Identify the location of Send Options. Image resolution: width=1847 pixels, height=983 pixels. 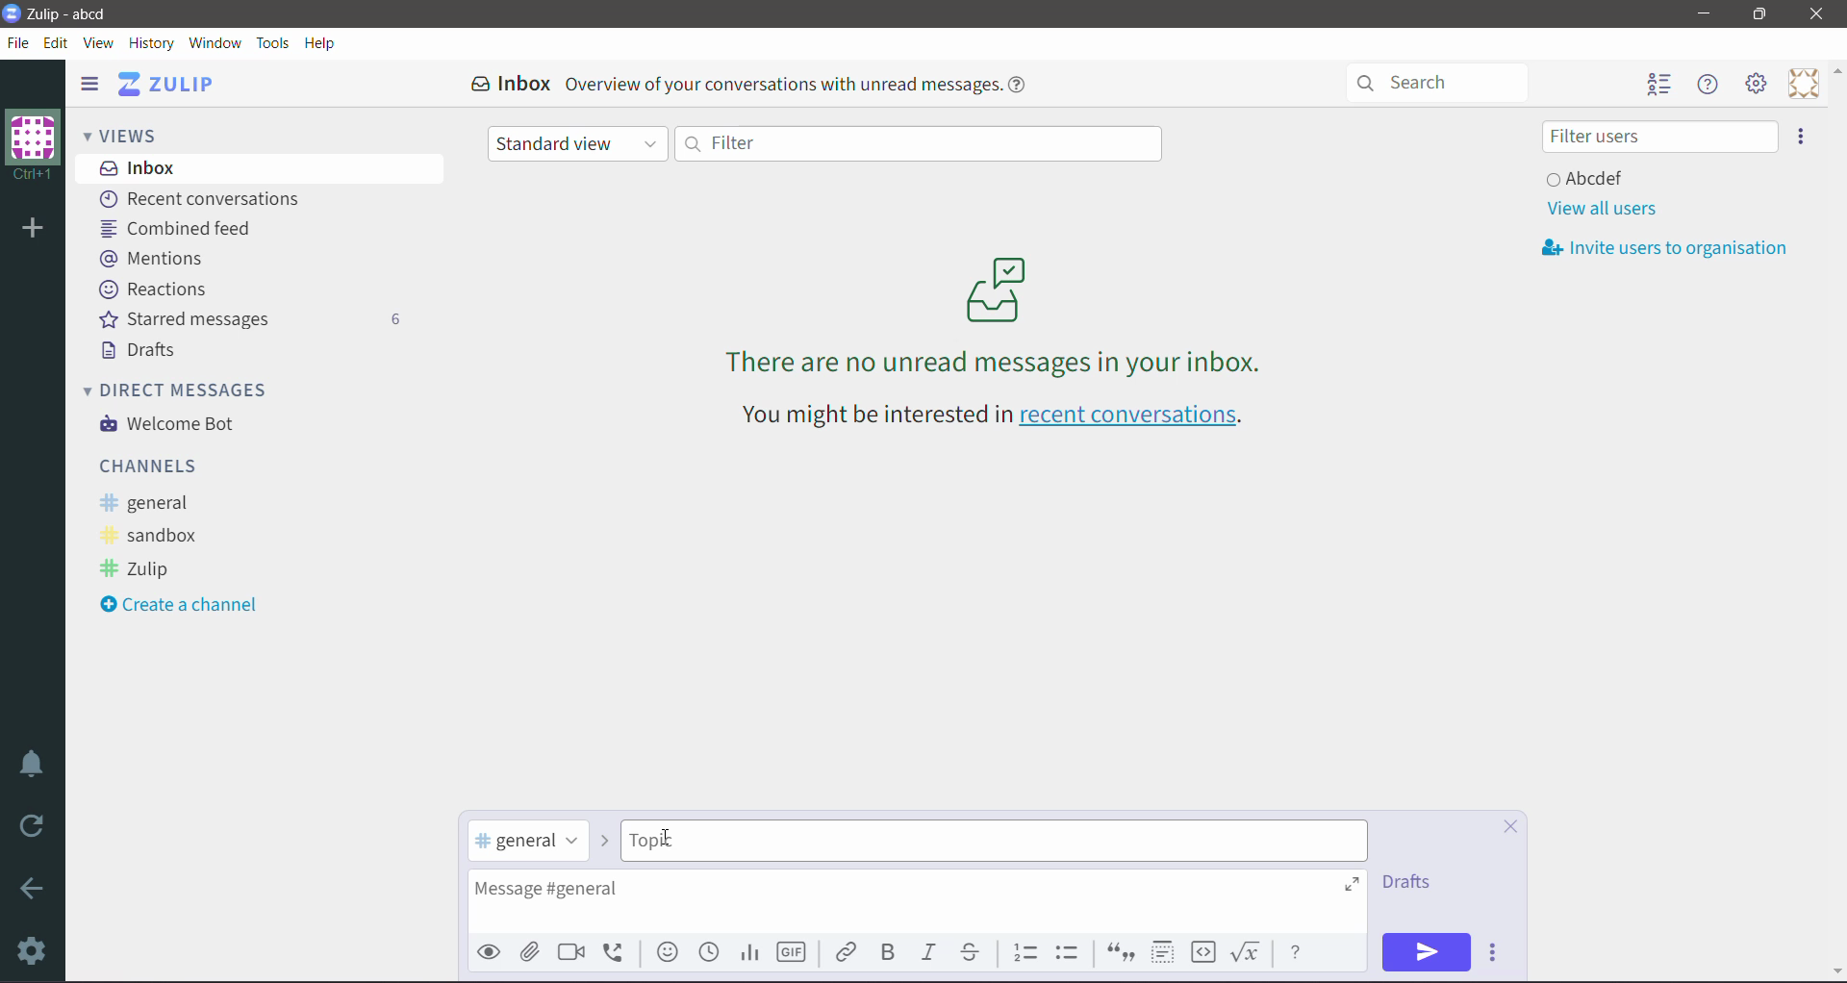
(1497, 953).